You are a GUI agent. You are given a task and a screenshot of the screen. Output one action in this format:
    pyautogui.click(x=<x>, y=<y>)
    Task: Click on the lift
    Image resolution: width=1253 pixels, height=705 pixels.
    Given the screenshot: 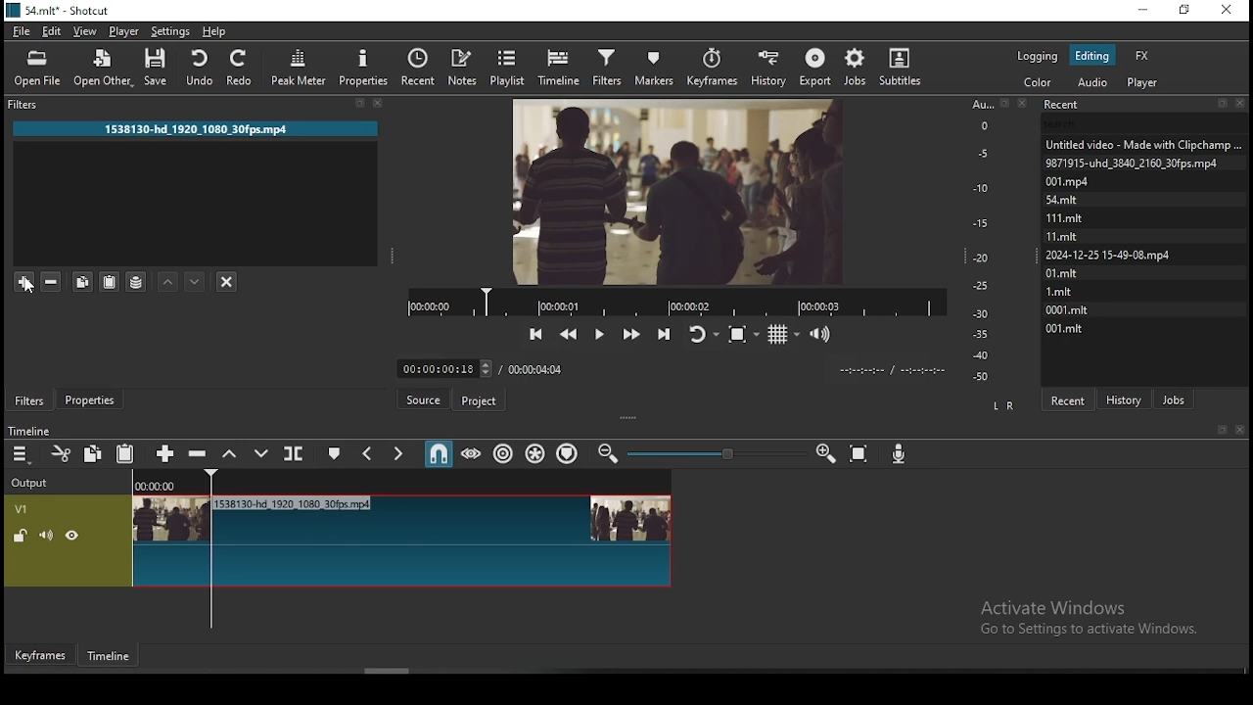 What is the action you would take?
    pyautogui.click(x=231, y=456)
    